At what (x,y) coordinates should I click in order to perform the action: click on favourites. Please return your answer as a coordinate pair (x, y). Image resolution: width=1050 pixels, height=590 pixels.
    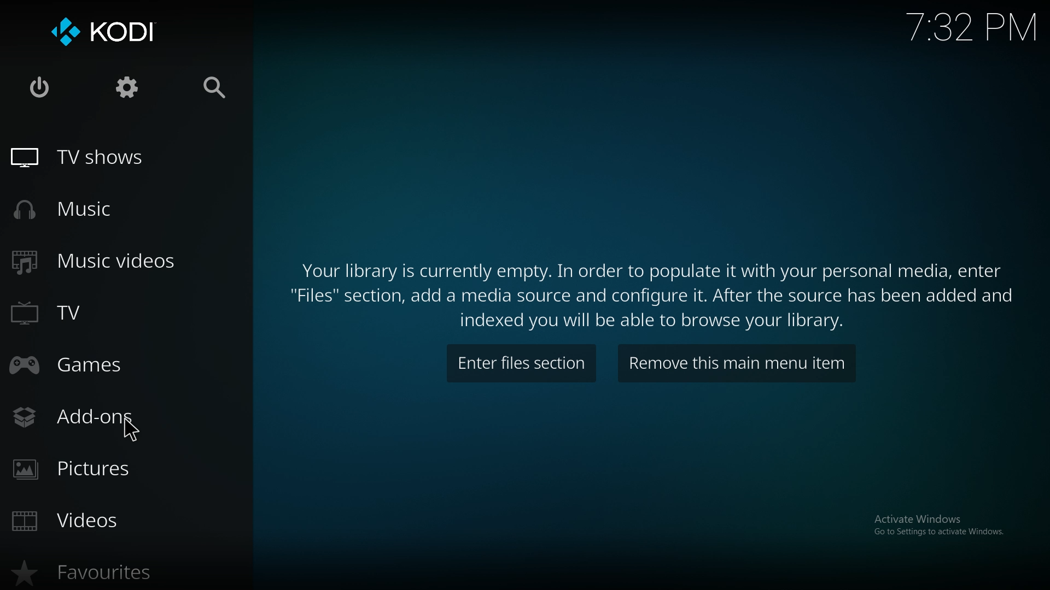
    Looking at the image, I should click on (102, 570).